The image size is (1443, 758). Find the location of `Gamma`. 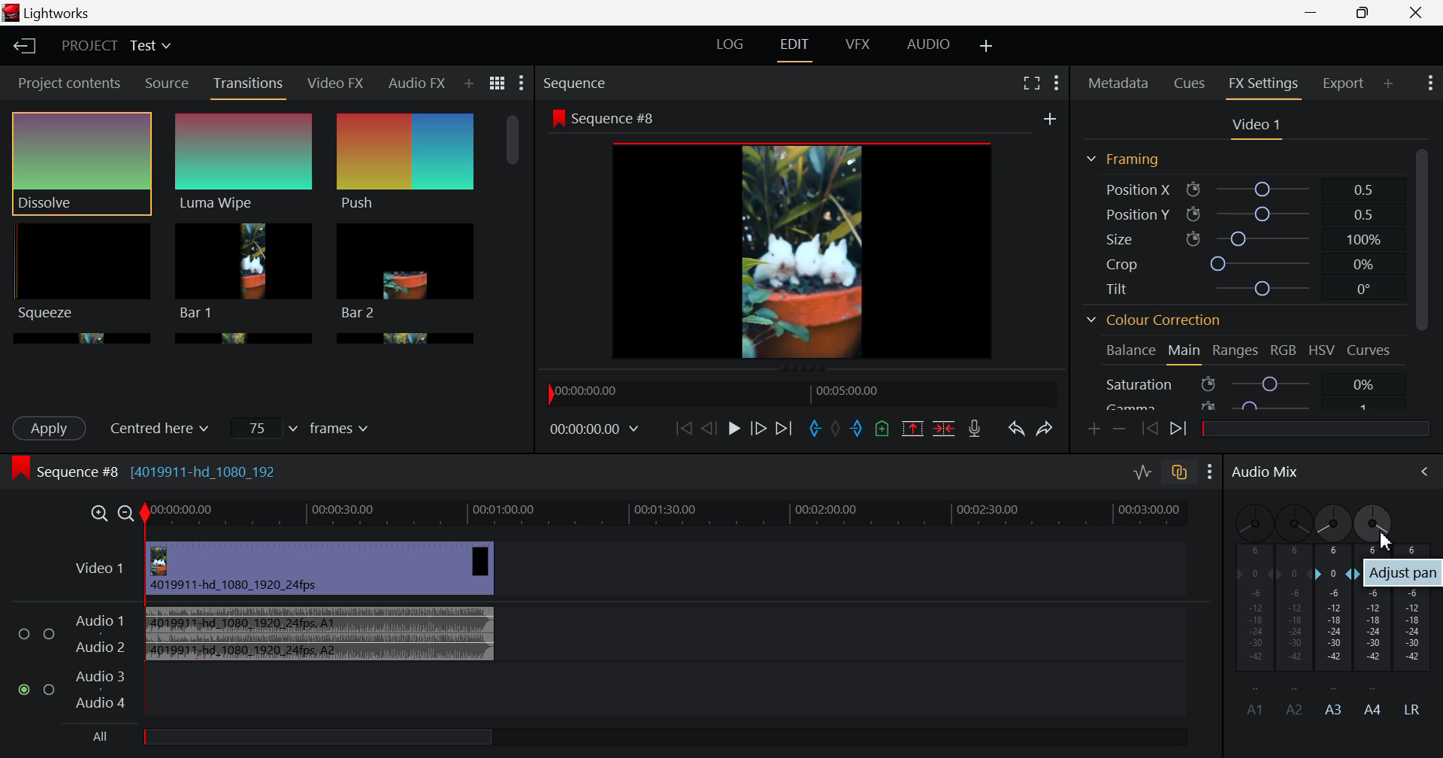

Gamma is located at coordinates (1245, 406).